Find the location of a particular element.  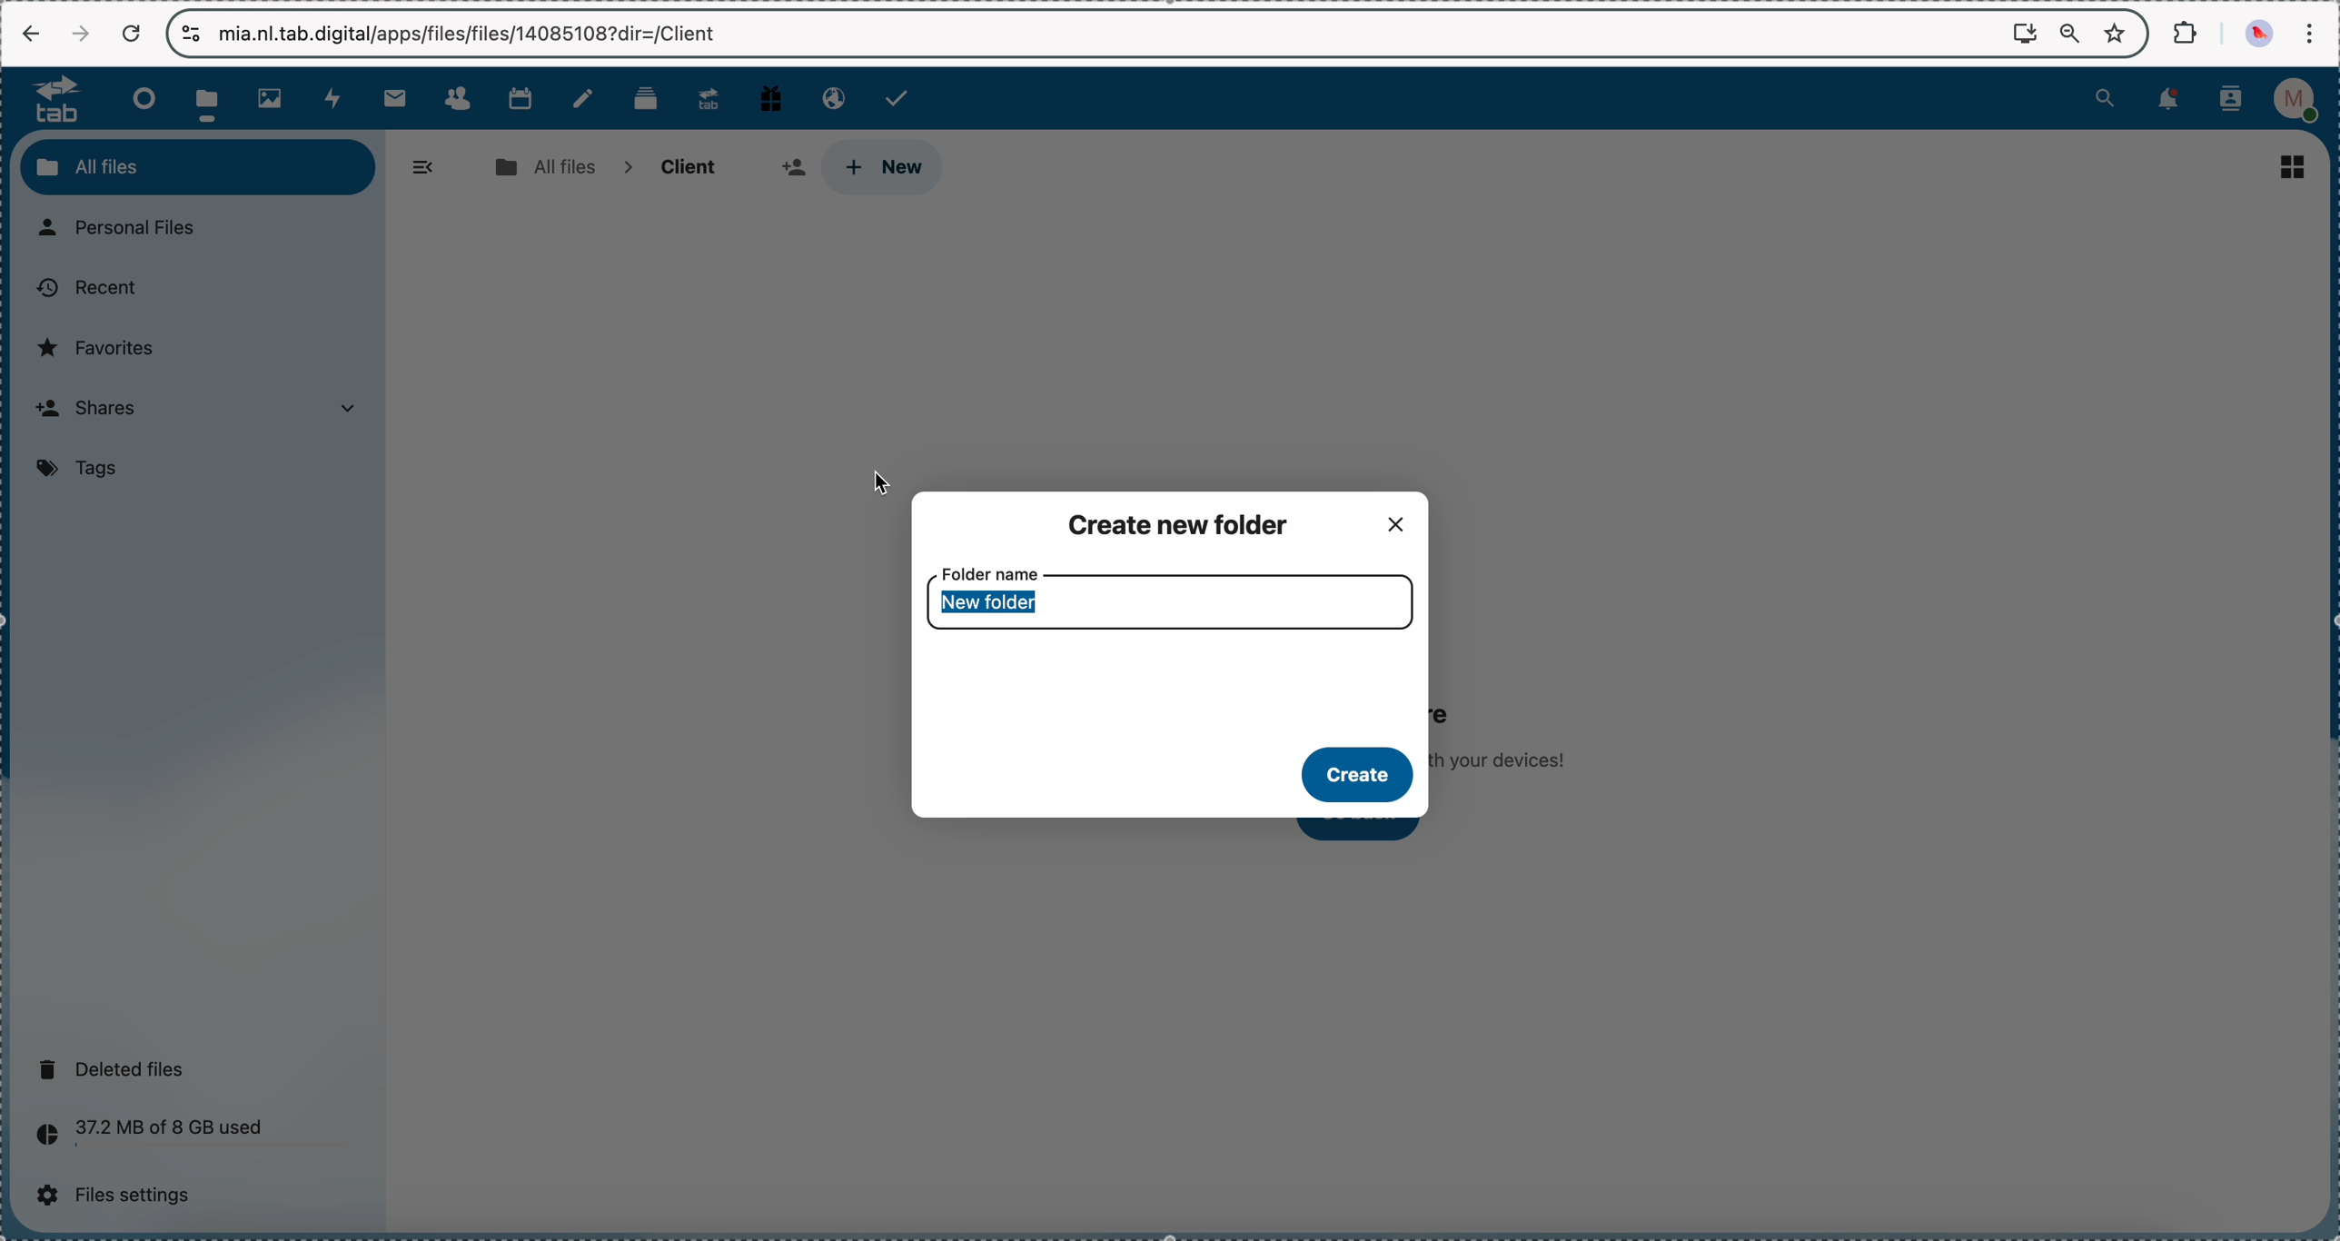

favorites is located at coordinates (102, 347).